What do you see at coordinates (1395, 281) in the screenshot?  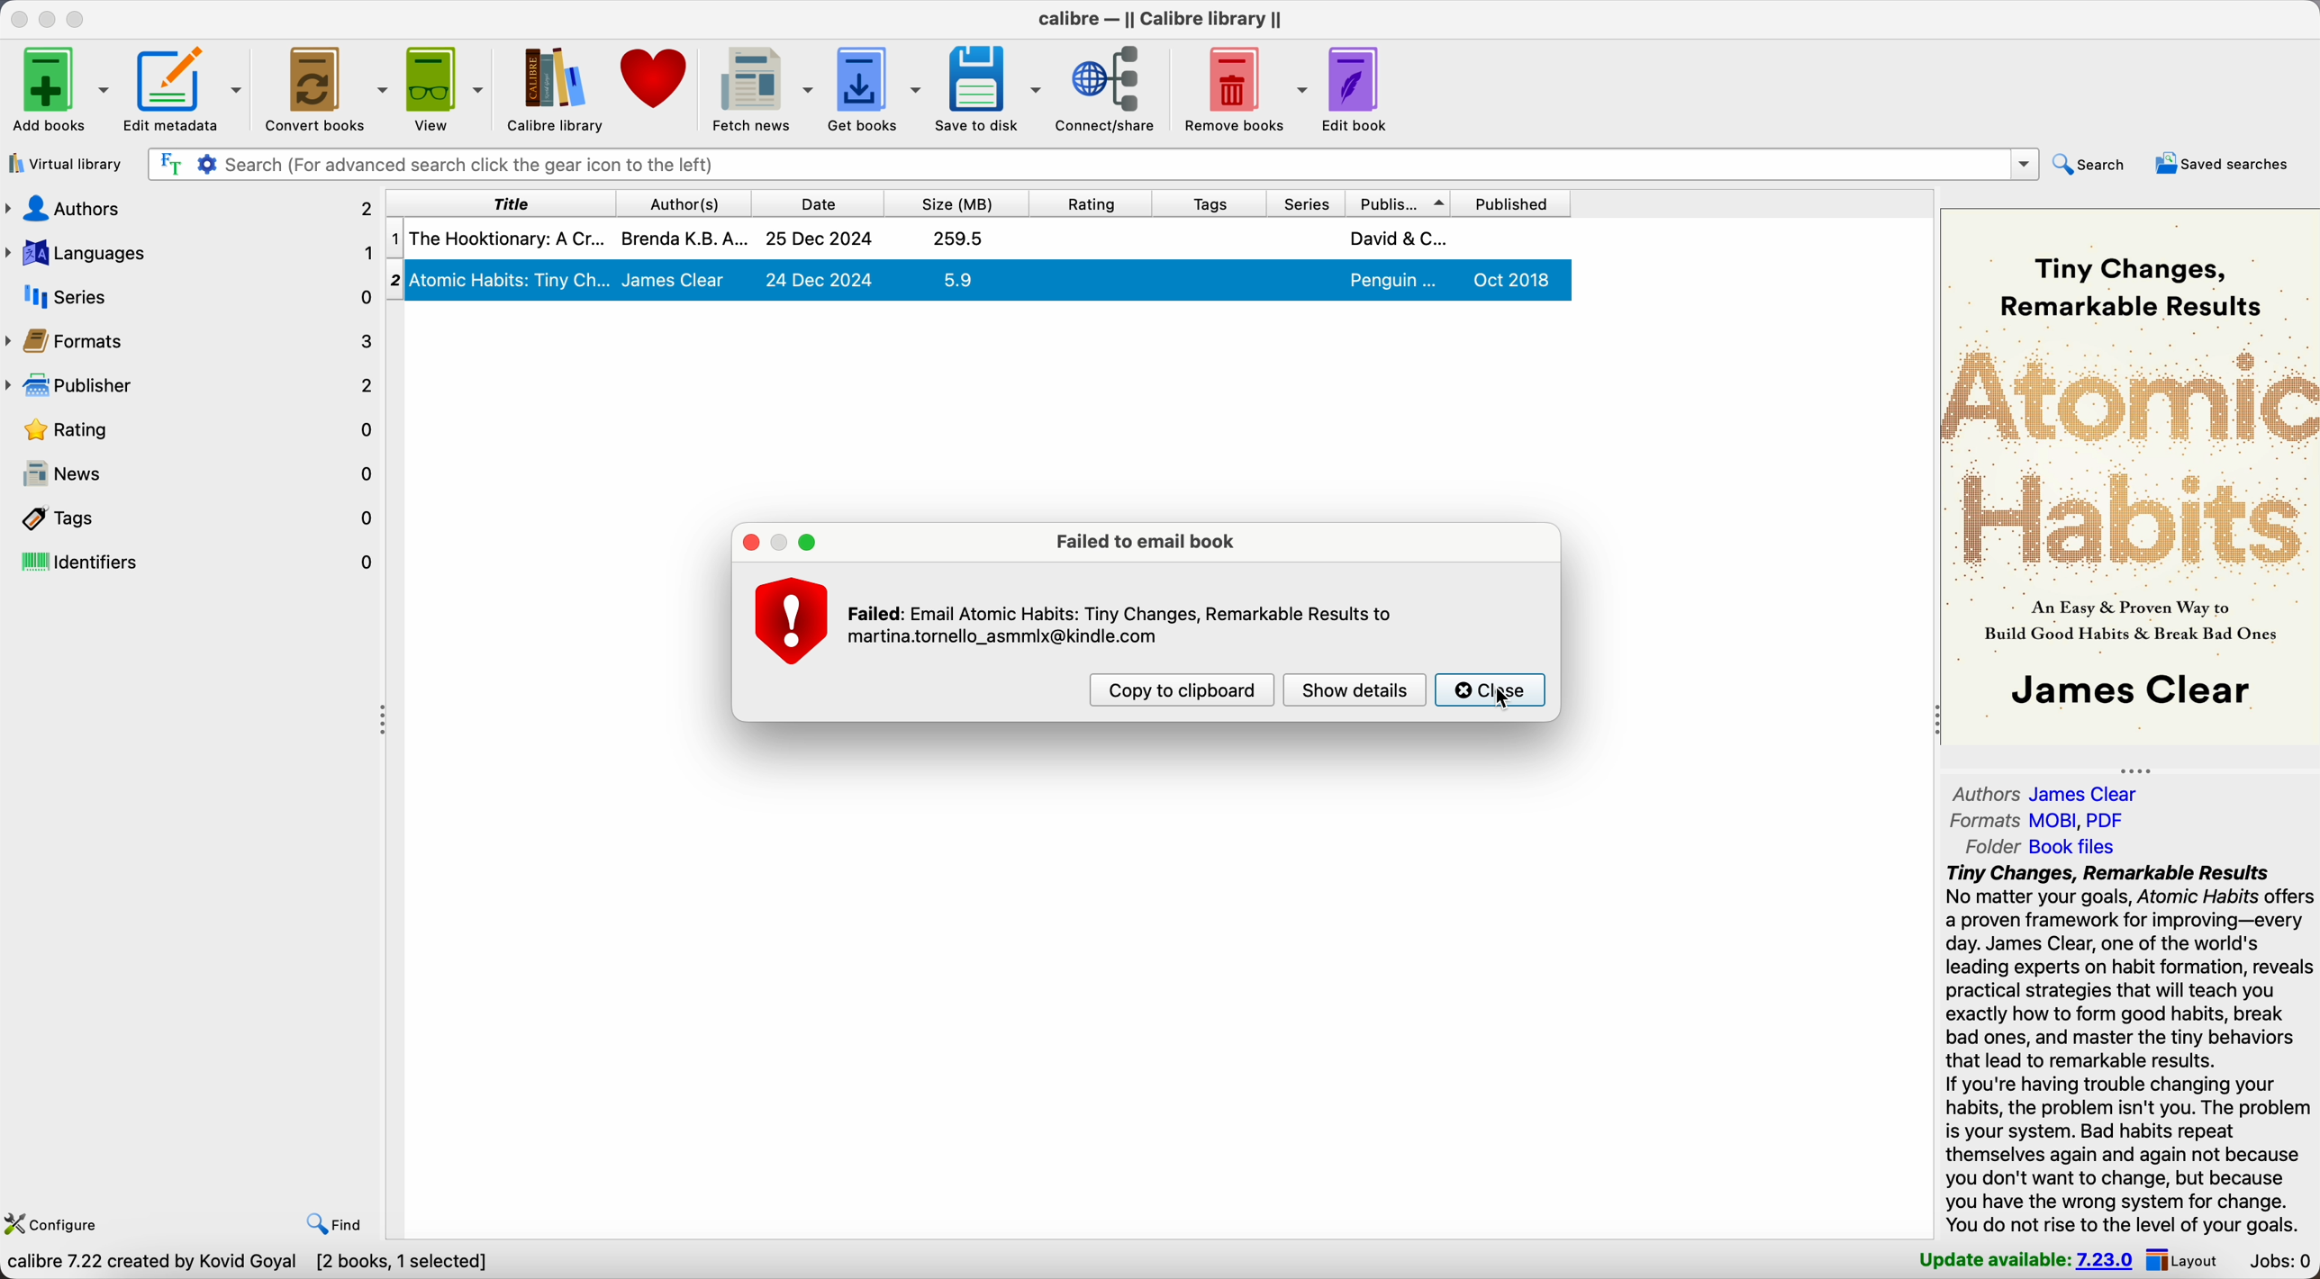 I see `Penguin` at bounding box center [1395, 281].